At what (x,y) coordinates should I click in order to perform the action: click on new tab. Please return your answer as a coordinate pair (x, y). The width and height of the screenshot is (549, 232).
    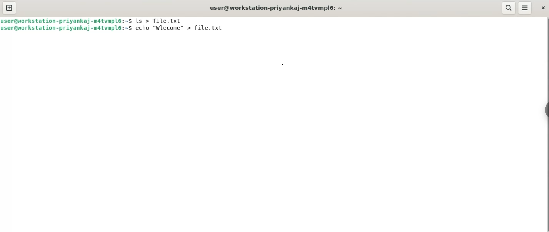
    Looking at the image, I should click on (10, 8).